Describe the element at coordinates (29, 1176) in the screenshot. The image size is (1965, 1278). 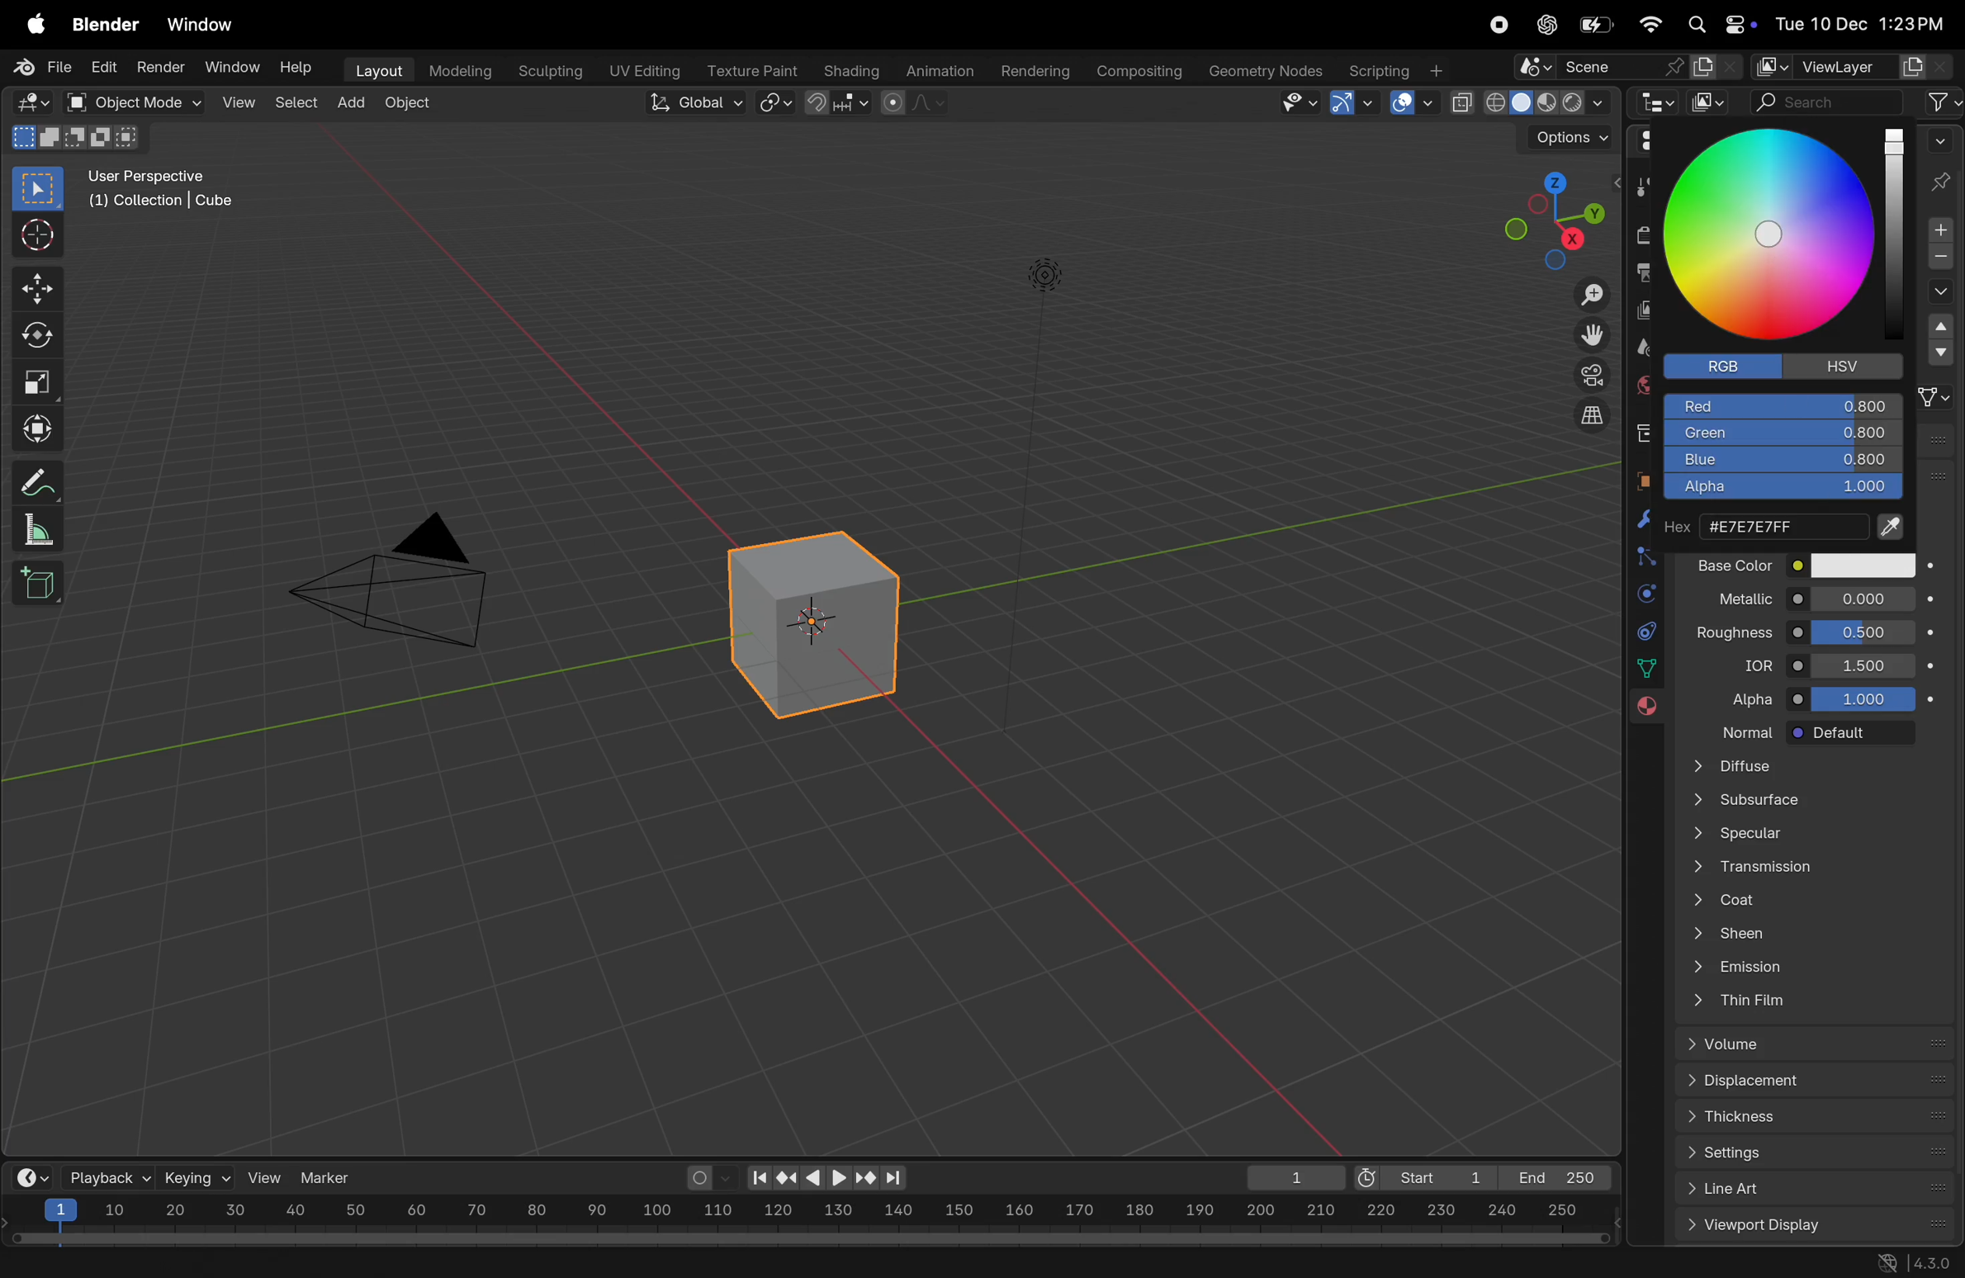
I see `time` at that location.